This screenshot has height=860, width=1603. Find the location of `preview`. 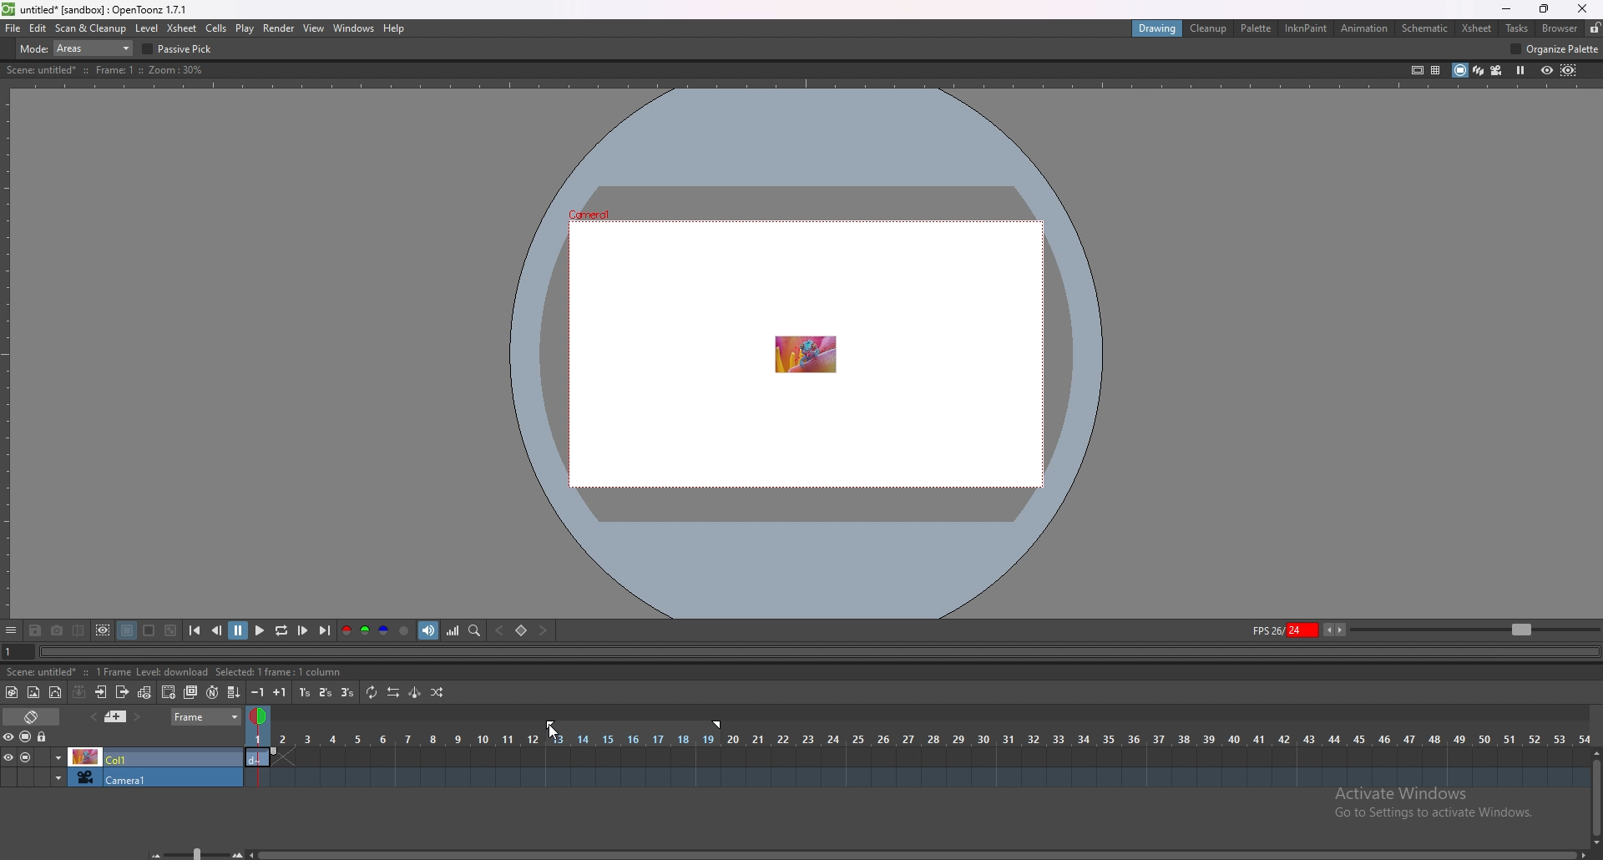

preview is located at coordinates (1547, 70).